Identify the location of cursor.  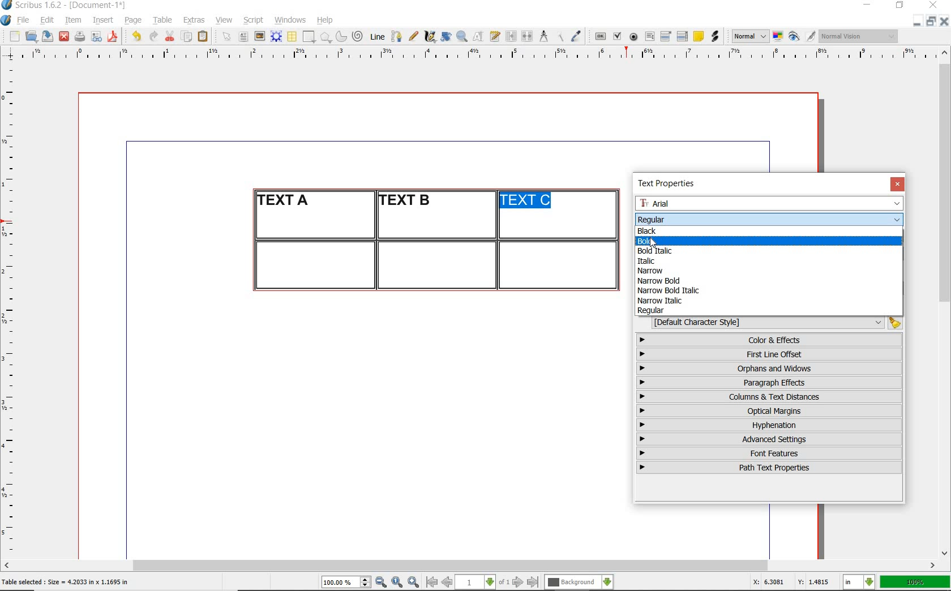
(653, 243).